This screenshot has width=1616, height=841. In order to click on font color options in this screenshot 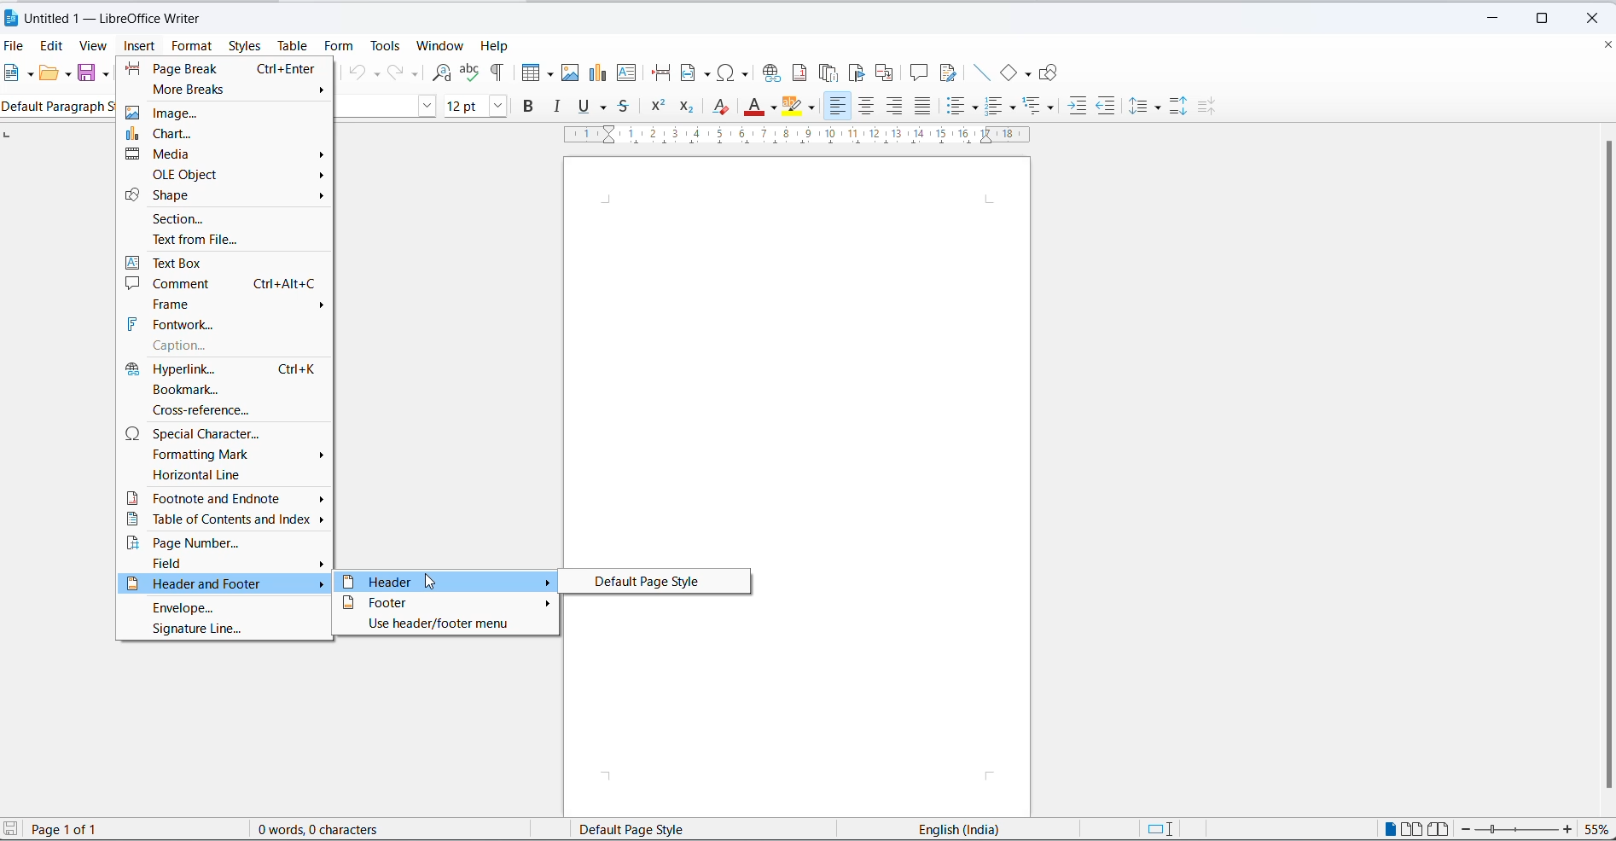, I will do `click(776, 110)`.